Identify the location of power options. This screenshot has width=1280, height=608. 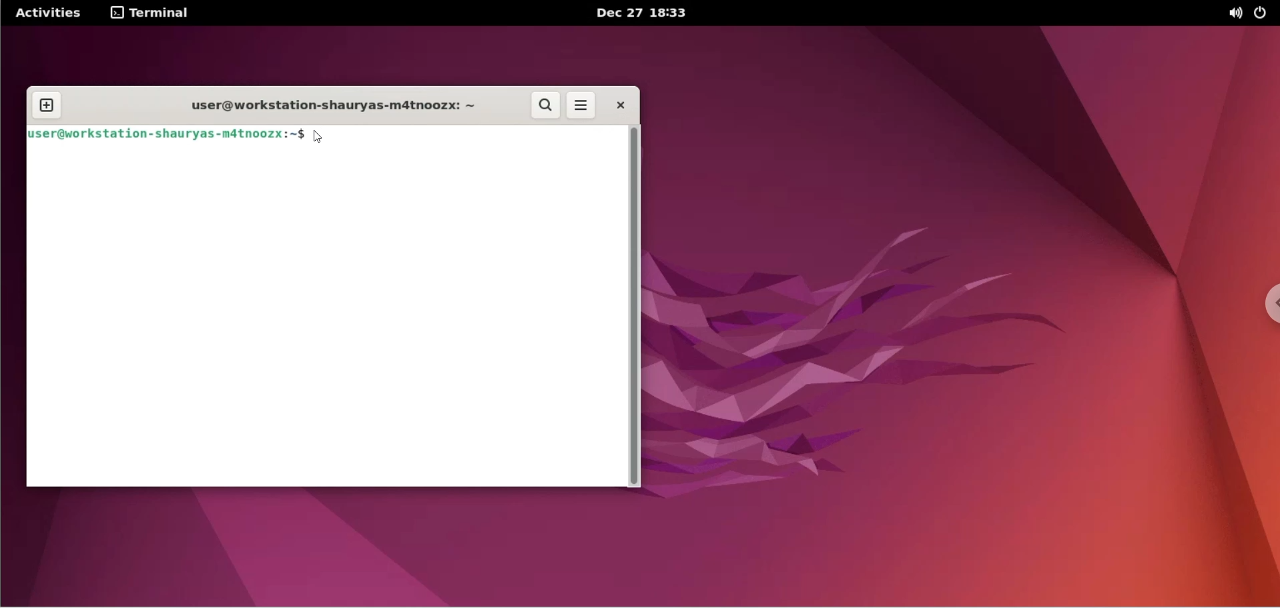
(1265, 13).